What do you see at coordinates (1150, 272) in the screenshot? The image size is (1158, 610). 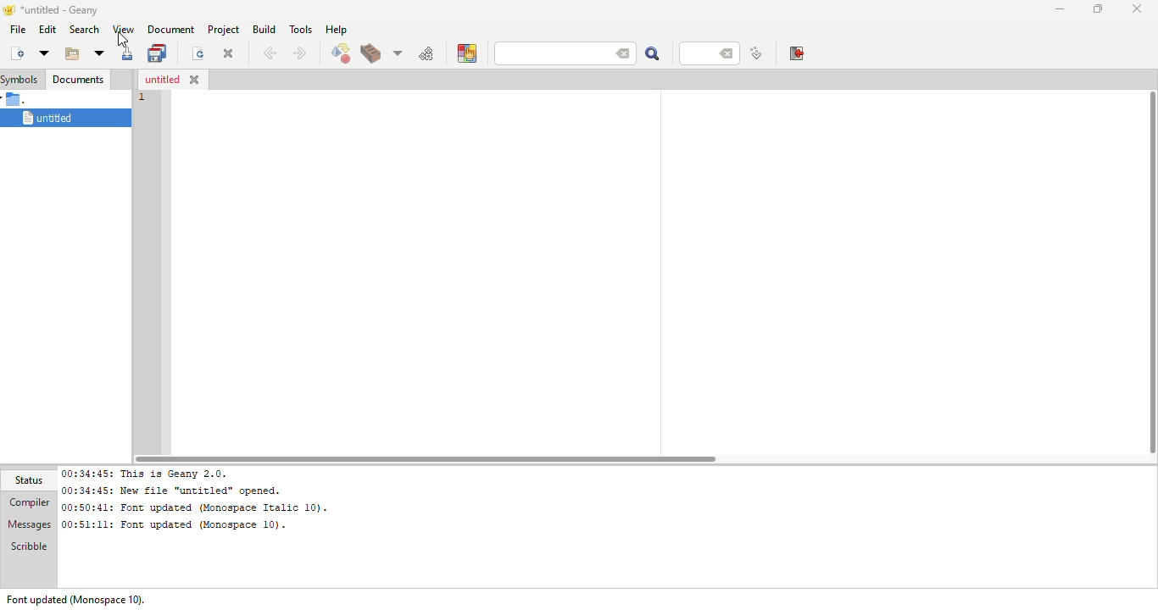 I see `vertical scroll bar` at bounding box center [1150, 272].